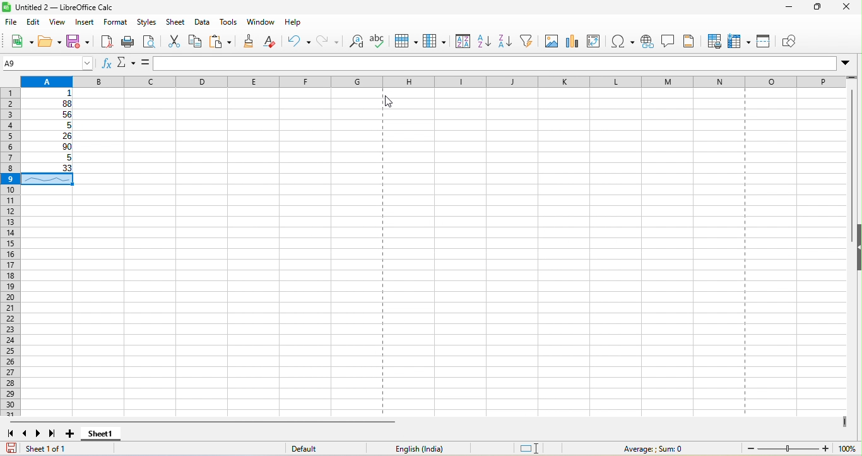 The width and height of the screenshot is (862, 456). I want to click on copy, so click(195, 41).